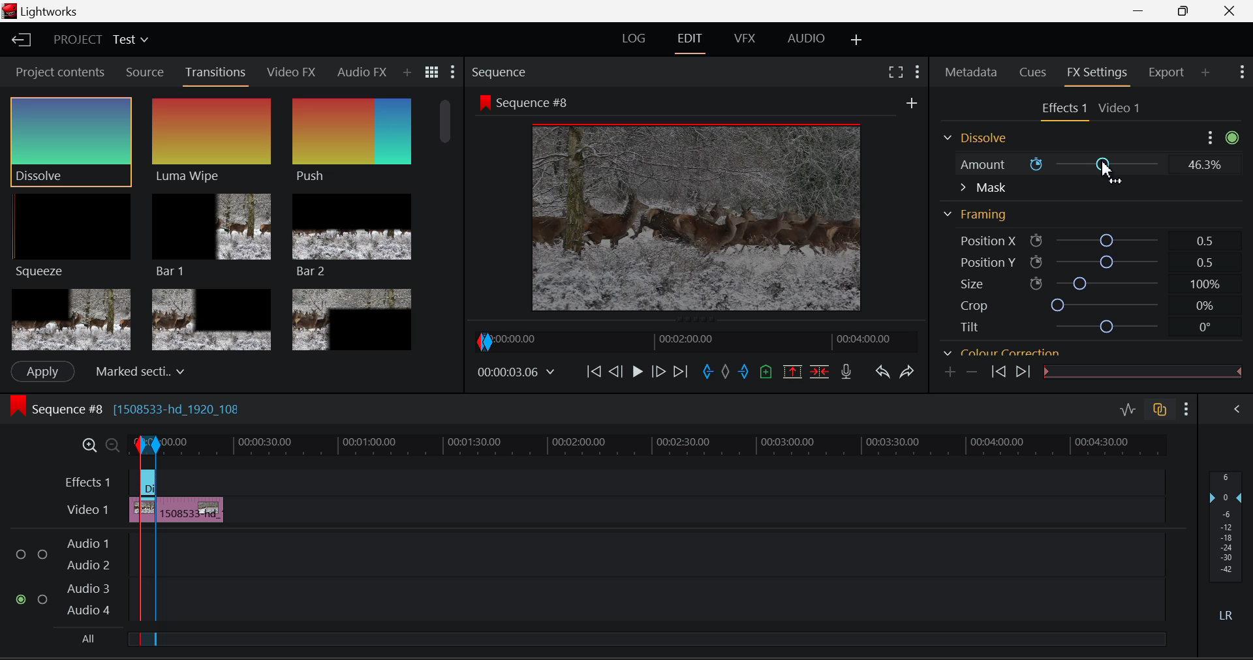  Describe the element at coordinates (1109, 173) in the screenshot. I see `DRAG_TO Cursor Position` at that location.